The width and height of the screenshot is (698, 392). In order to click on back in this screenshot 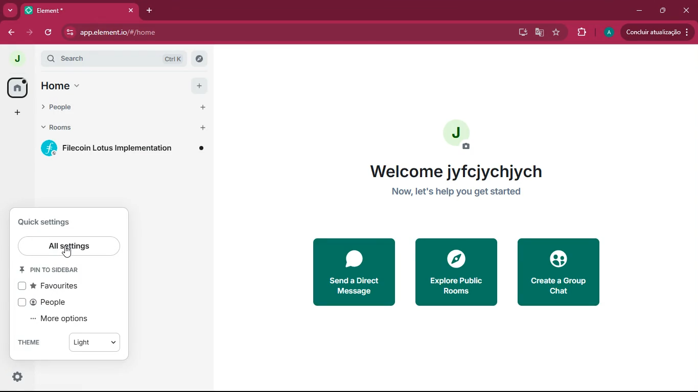, I will do `click(12, 32)`.